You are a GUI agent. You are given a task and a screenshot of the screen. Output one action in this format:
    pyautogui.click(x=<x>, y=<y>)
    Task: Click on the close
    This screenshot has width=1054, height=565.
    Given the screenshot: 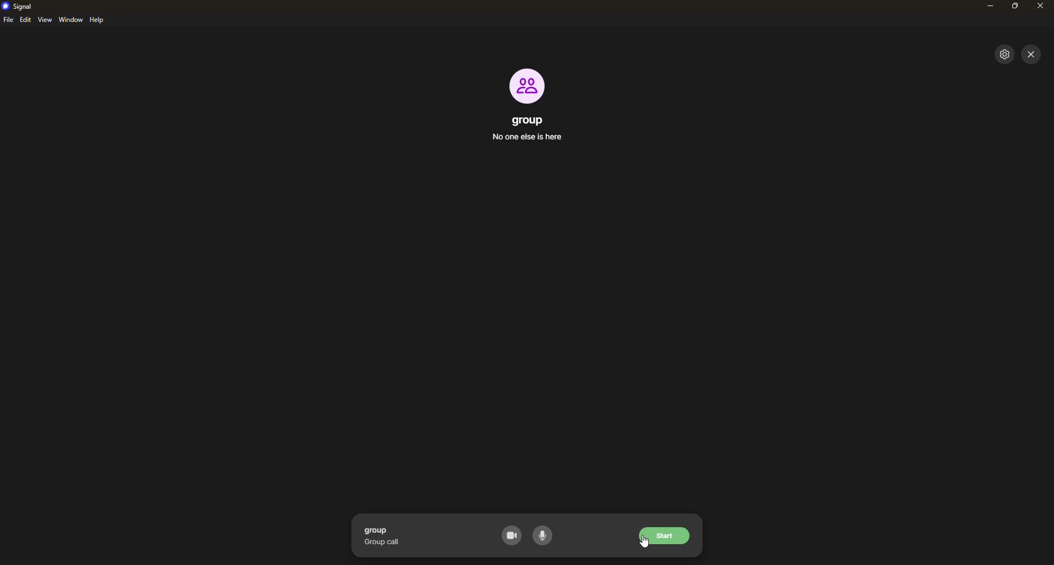 What is the action you would take?
    pyautogui.click(x=1040, y=7)
    